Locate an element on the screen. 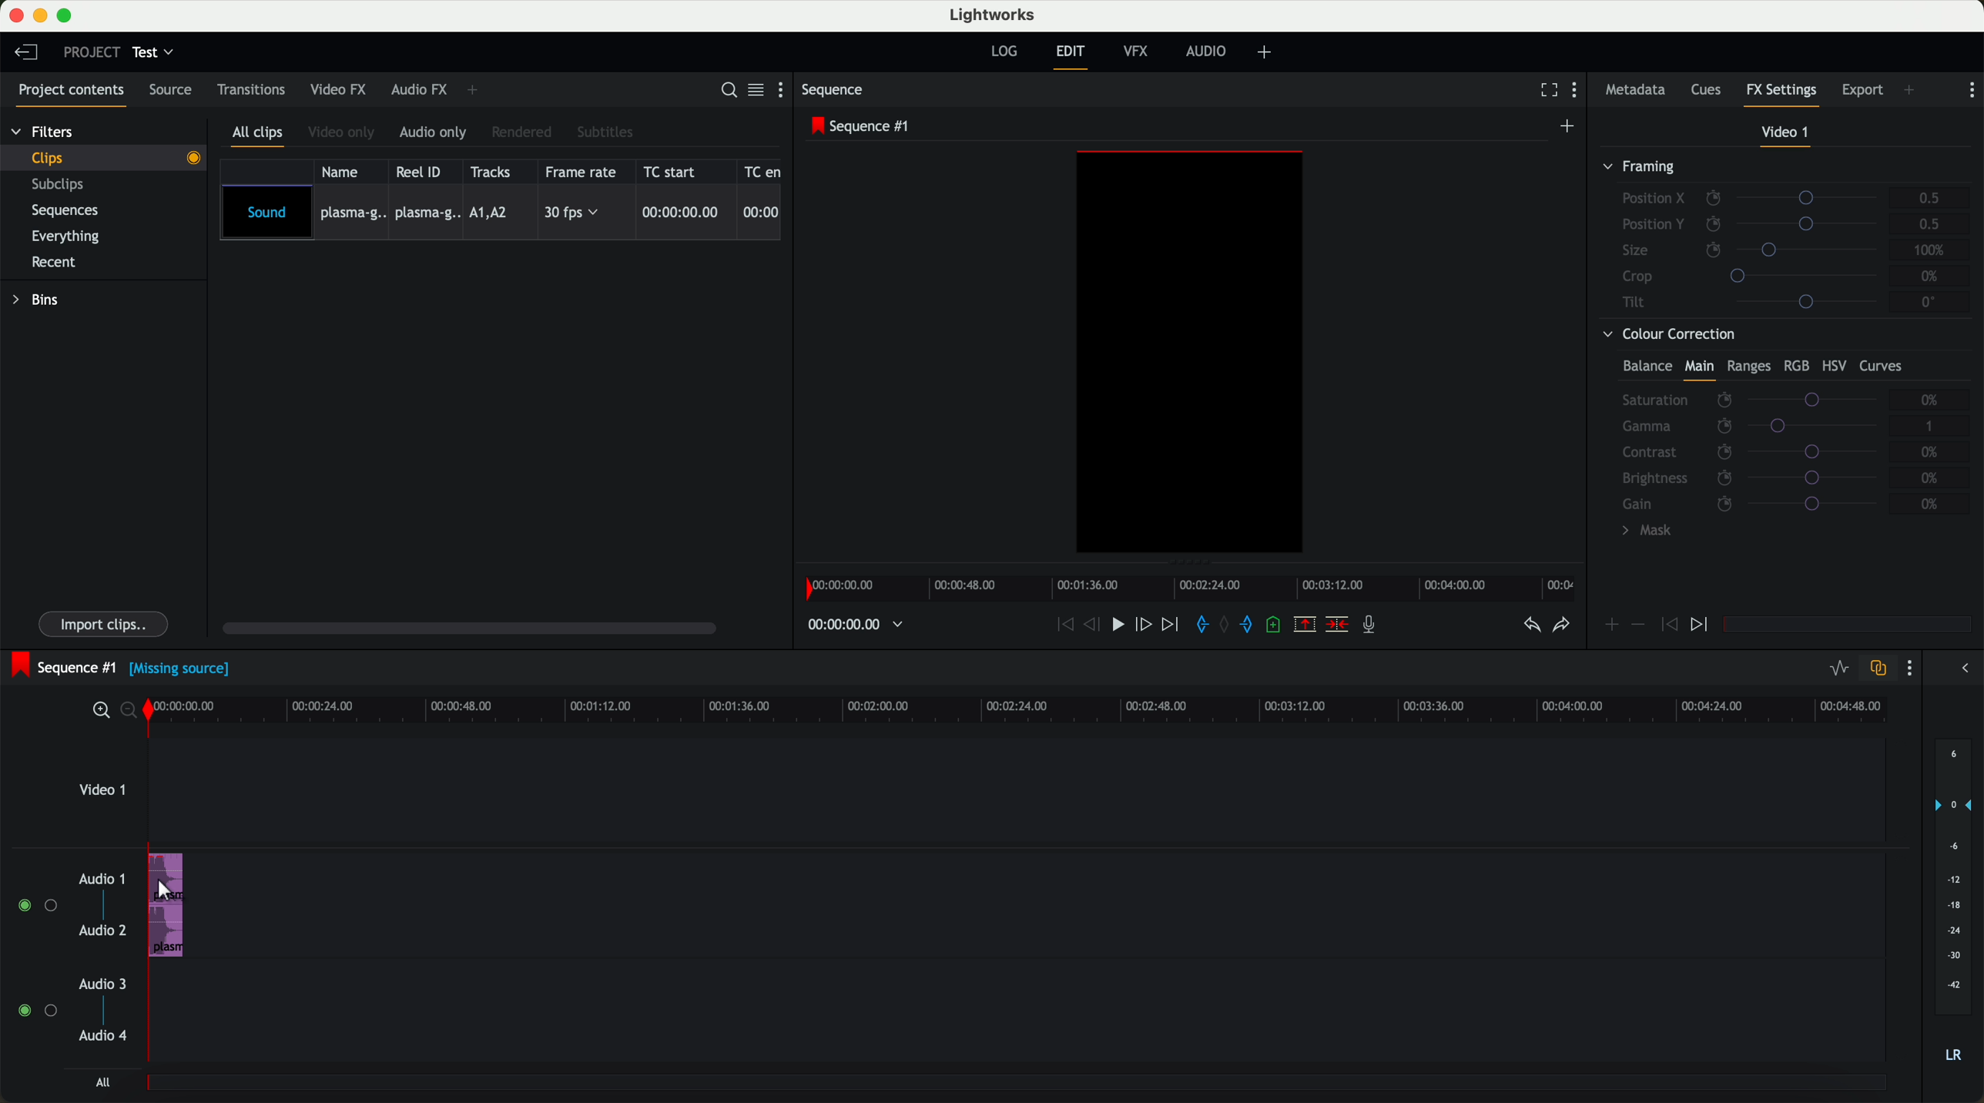  sequence #1 is located at coordinates (63, 665).